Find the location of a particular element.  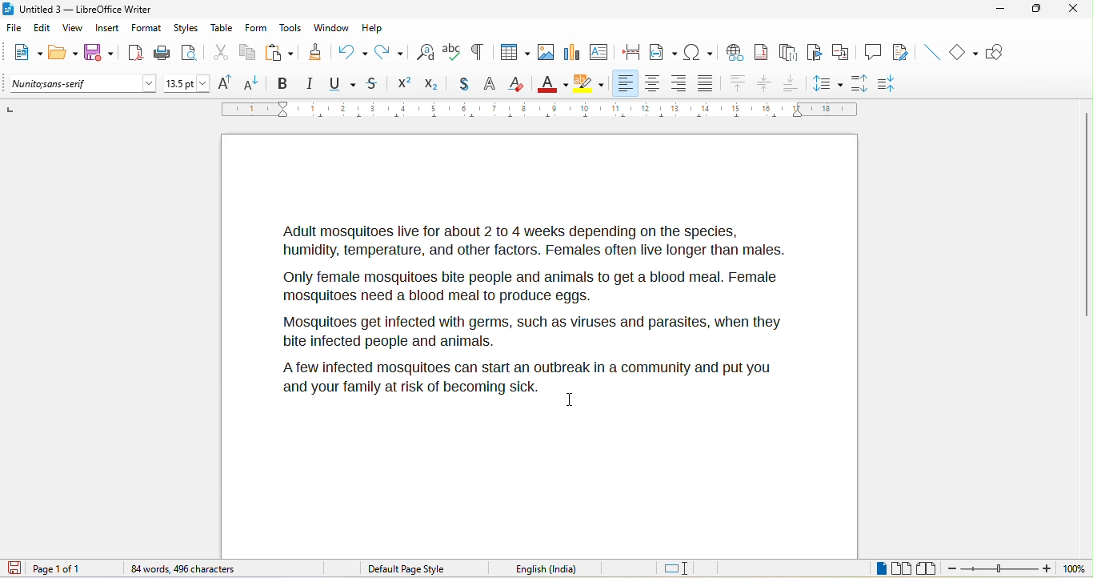

insert line is located at coordinates (931, 52).